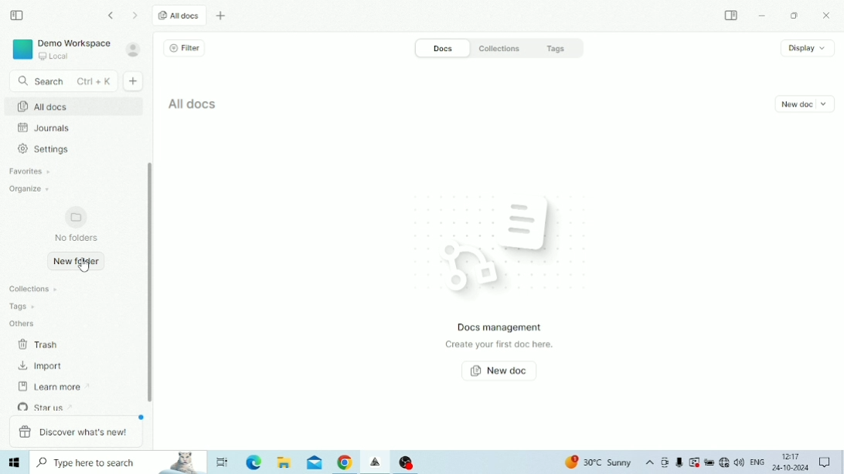 This screenshot has height=474, width=844. I want to click on All docs, so click(195, 103).